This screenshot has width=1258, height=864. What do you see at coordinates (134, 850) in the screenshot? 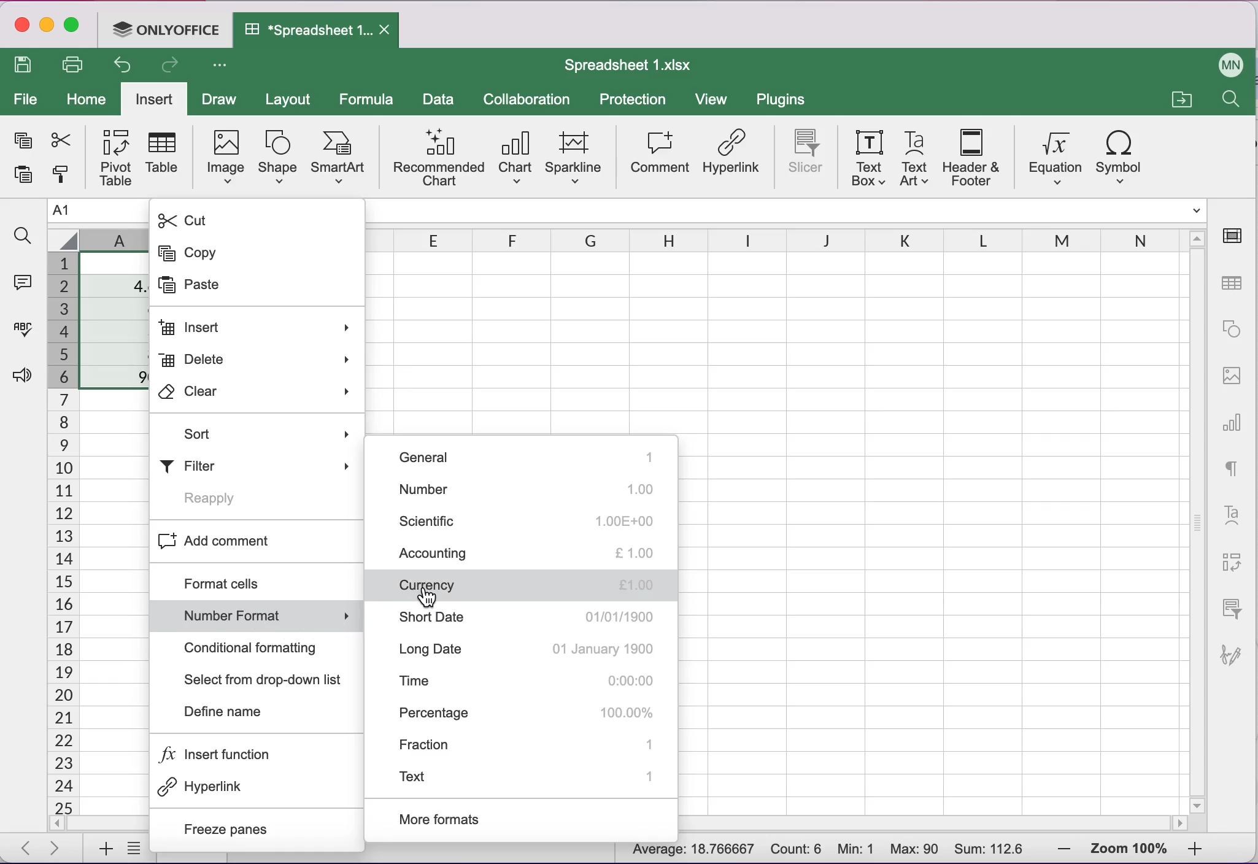
I see `list of sheets` at bounding box center [134, 850].